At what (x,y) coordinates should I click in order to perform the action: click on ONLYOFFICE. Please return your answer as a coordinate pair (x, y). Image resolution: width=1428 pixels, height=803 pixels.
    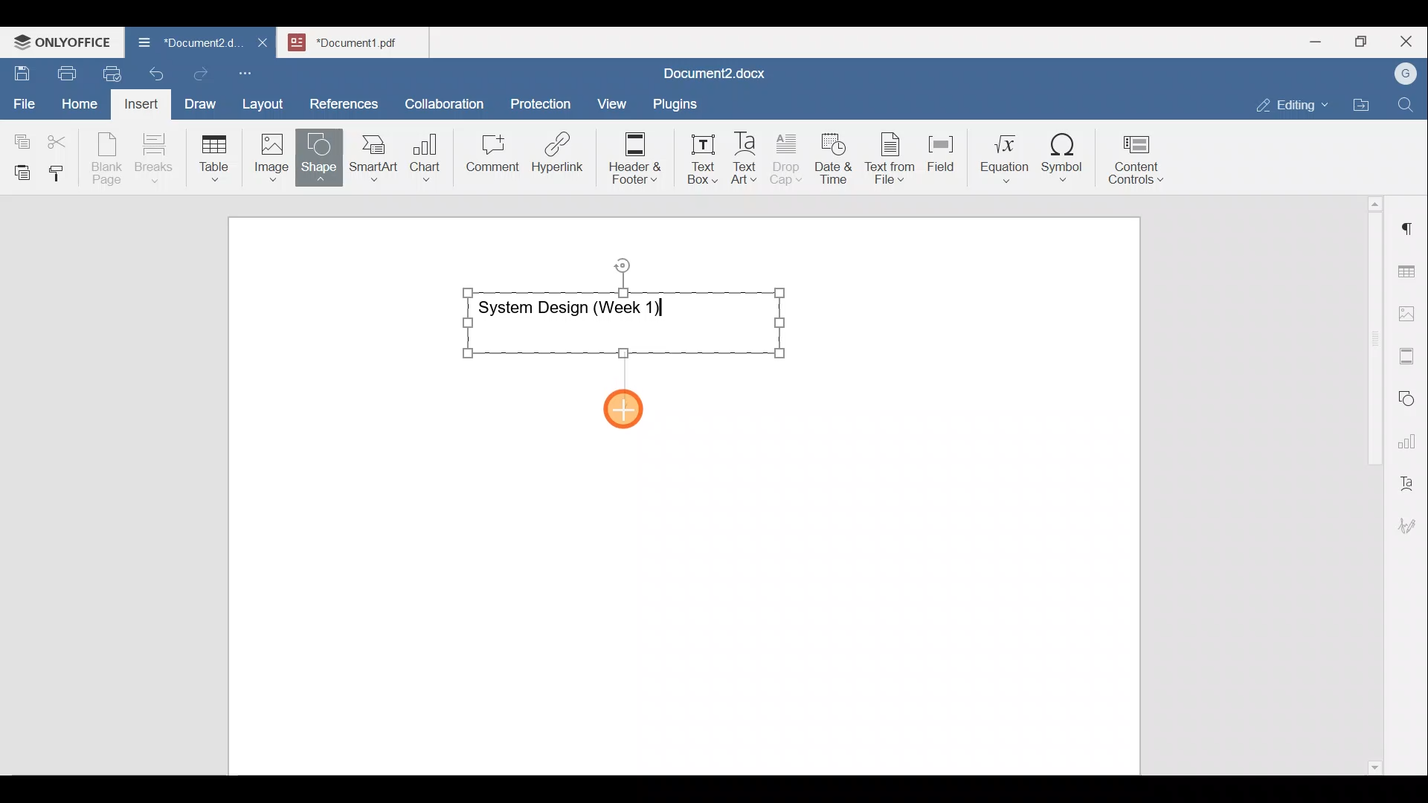
    Looking at the image, I should click on (63, 41).